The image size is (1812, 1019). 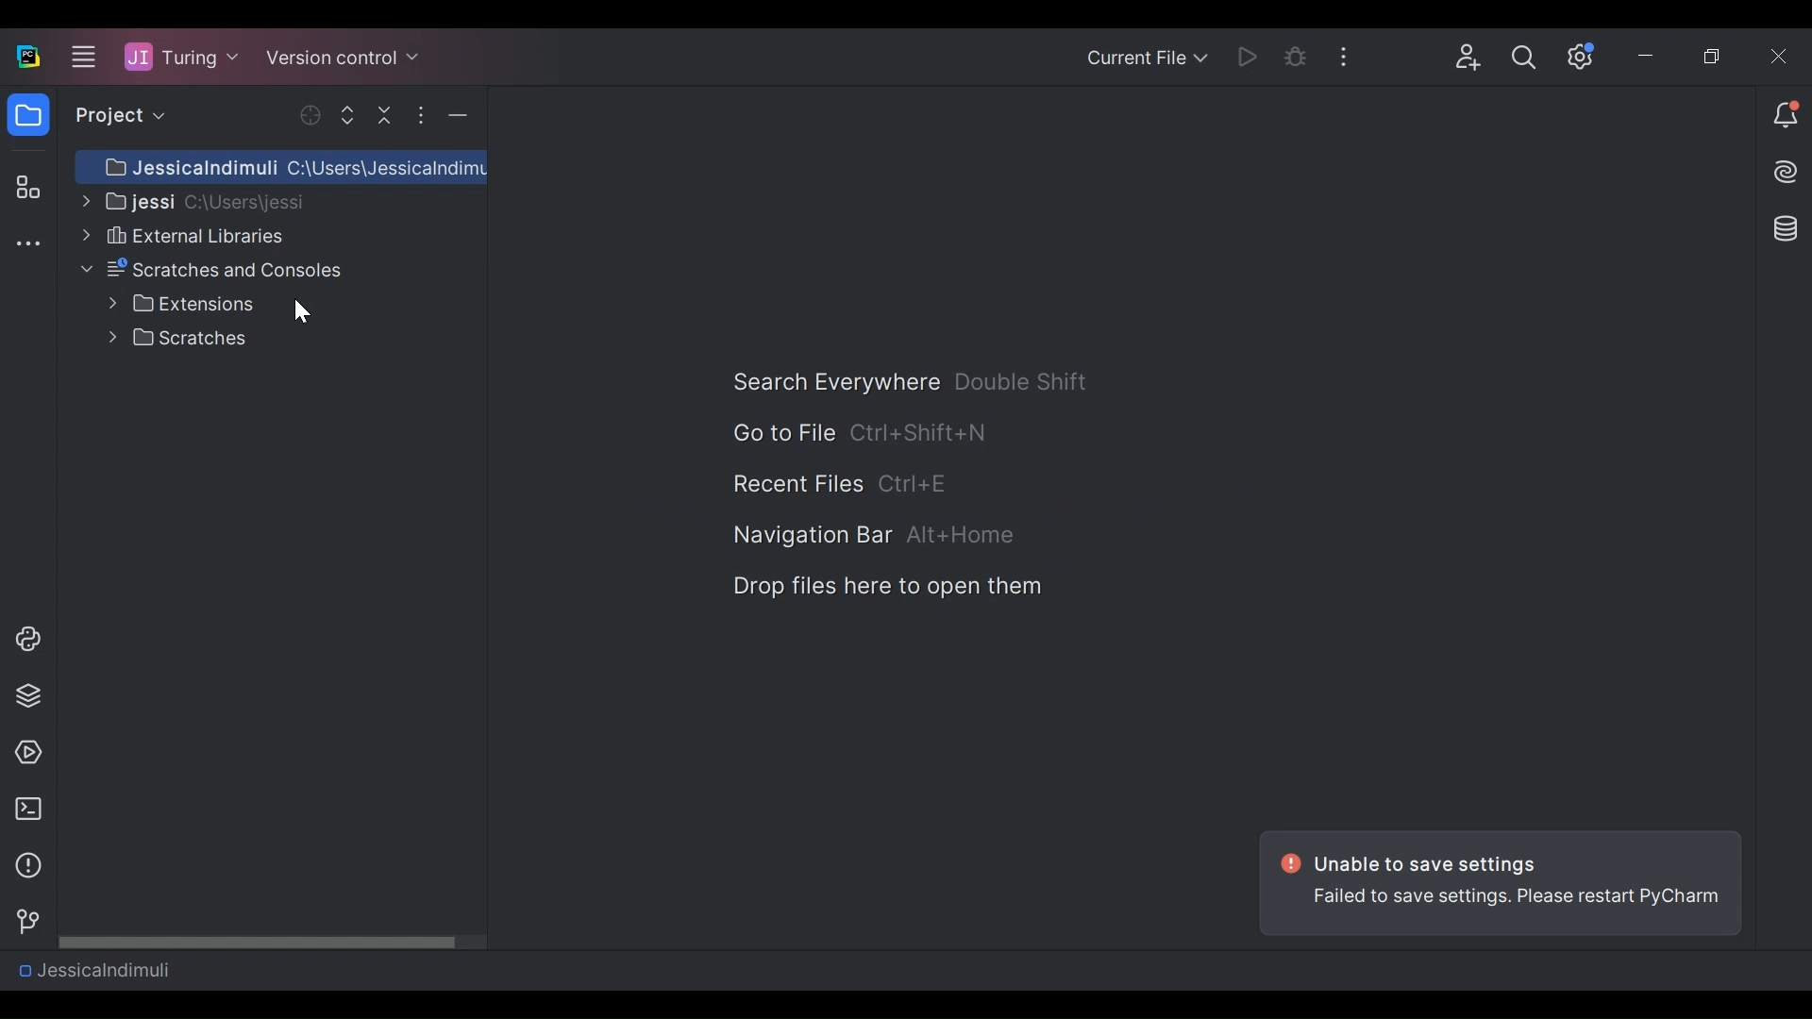 I want to click on Search Everywhere, so click(x=834, y=382).